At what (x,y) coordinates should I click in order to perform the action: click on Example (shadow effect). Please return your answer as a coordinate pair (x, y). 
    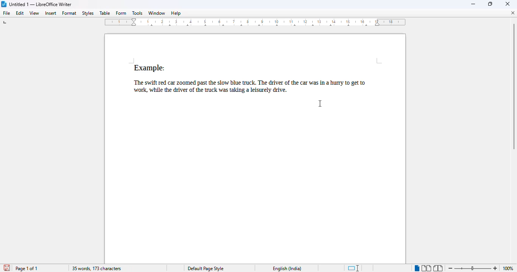
    Looking at the image, I should click on (151, 66).